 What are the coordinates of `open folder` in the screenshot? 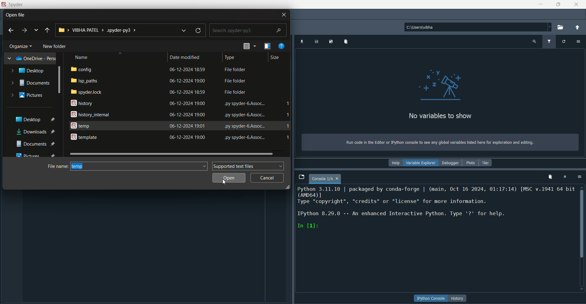 It's located at (562, 27).